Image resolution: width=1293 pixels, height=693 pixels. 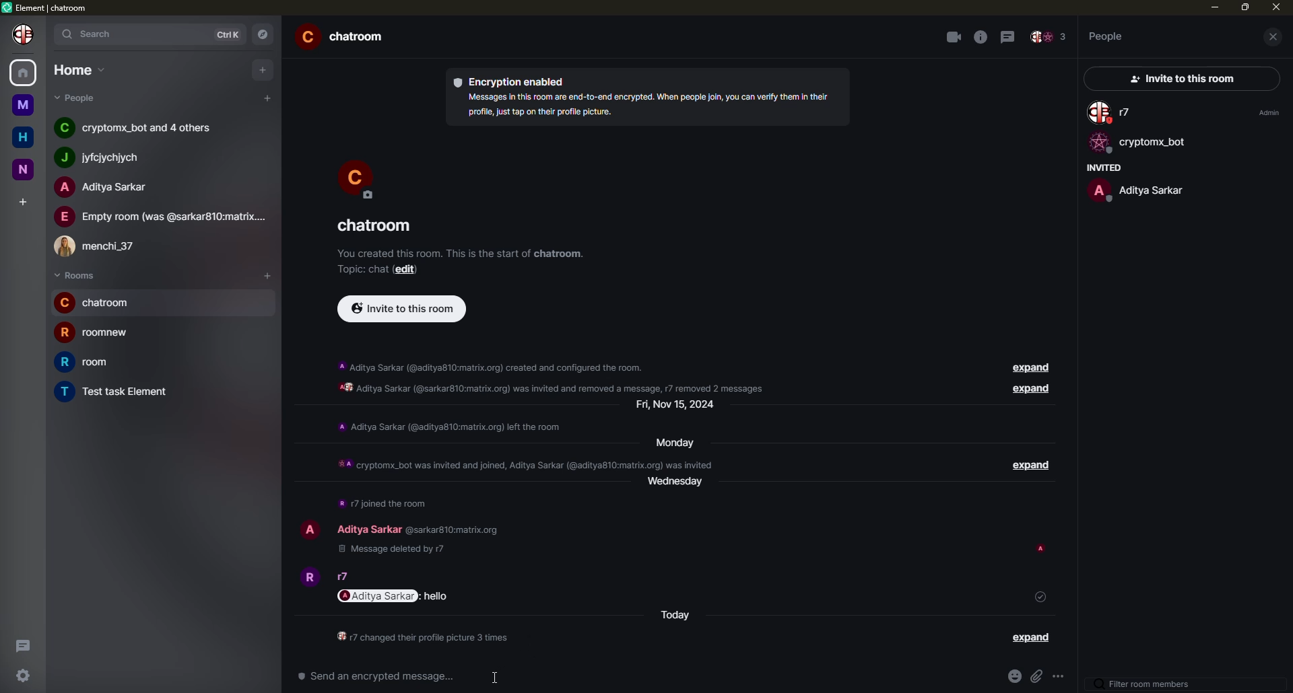 What do you see at coordinates (384, 503) in the screenshot?
I see `info` at bounding box center [384, 503].